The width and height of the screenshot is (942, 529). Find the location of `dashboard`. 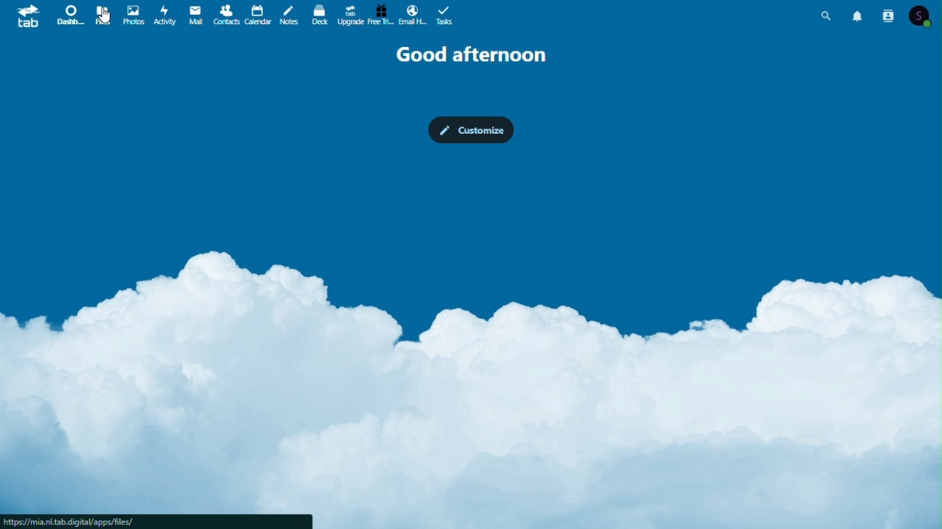

dashboard is located at coordinates (65, 15).